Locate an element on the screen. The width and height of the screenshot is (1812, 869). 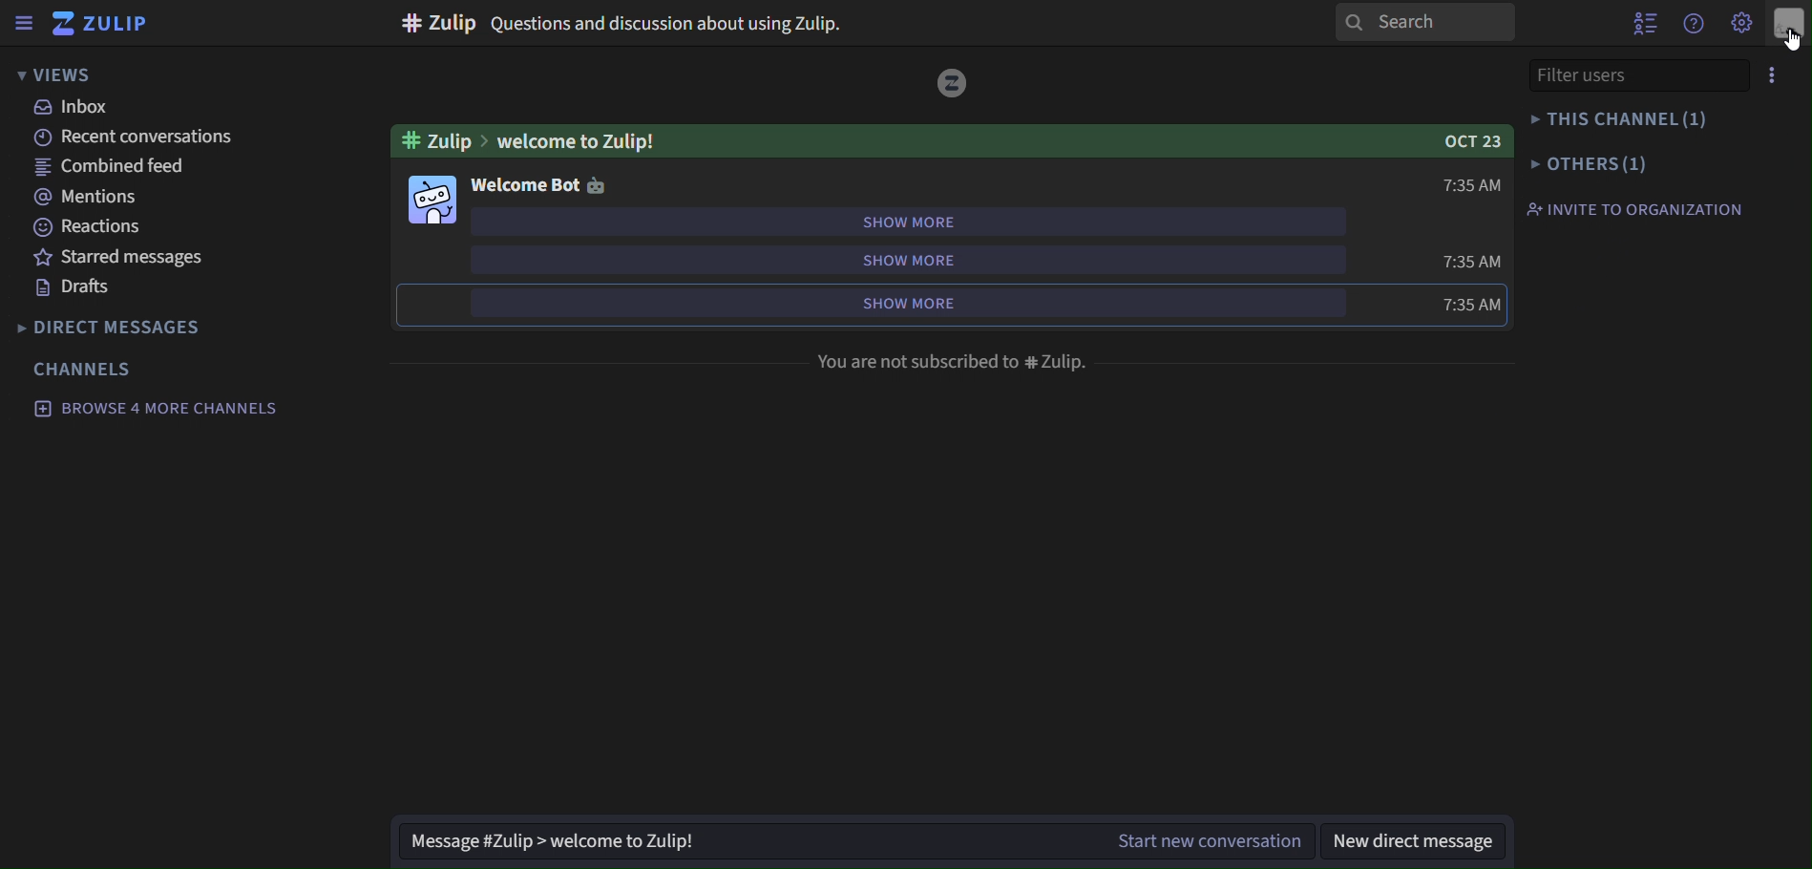
views is located at coordinates (55, 73).